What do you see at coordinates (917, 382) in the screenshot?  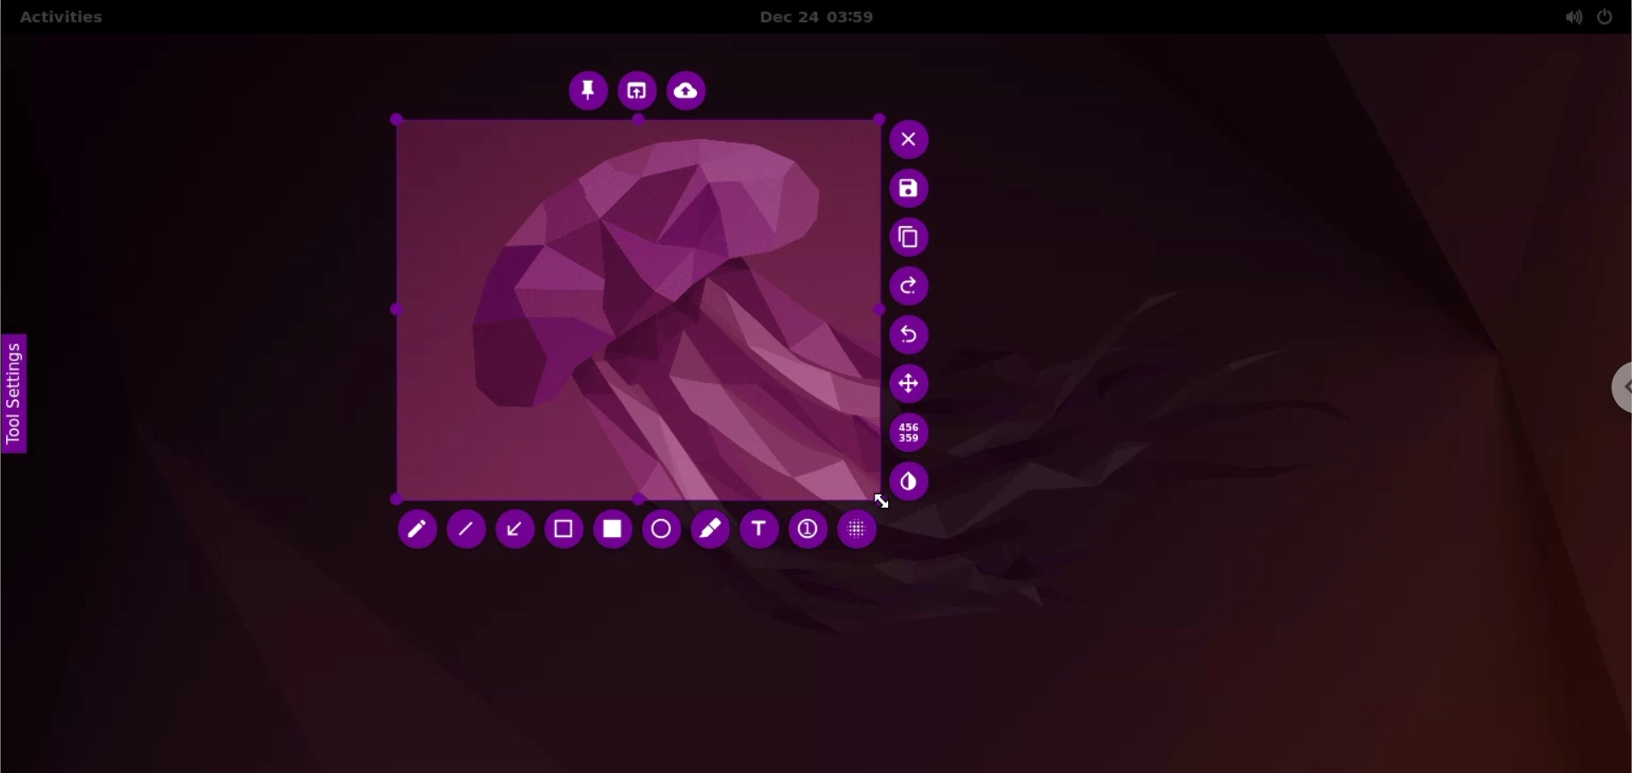 I see `move selection` at bounding box center [917, 382].